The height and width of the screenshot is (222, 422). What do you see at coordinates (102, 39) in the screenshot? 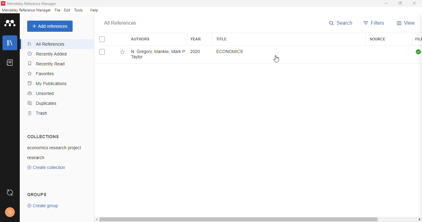
I see `select` at bounding box center [102, 39].